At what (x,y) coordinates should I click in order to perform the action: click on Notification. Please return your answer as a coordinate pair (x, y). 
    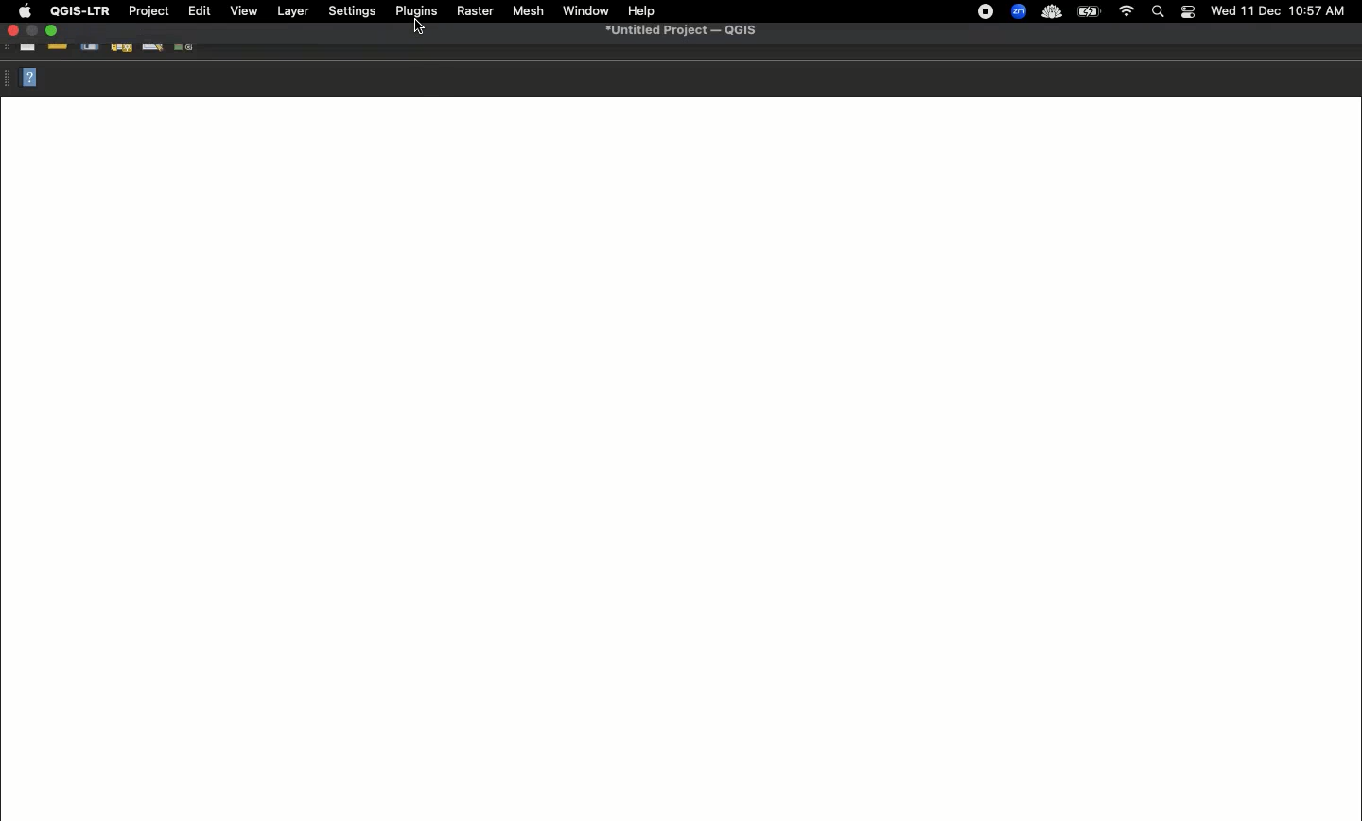
    Looking at the image, I should click on (1187, 10).